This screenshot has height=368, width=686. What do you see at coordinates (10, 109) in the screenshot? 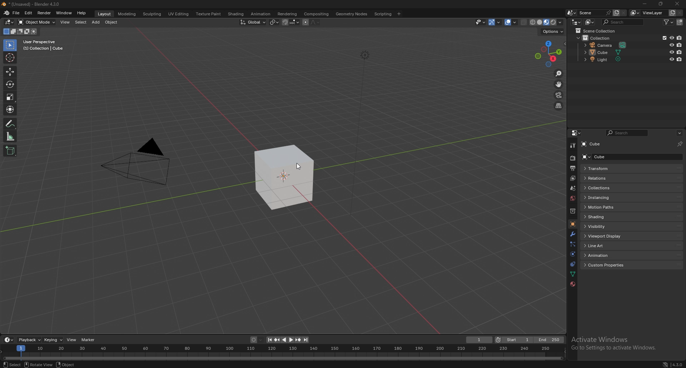
I see `transform` at bounding box center [10, 109].